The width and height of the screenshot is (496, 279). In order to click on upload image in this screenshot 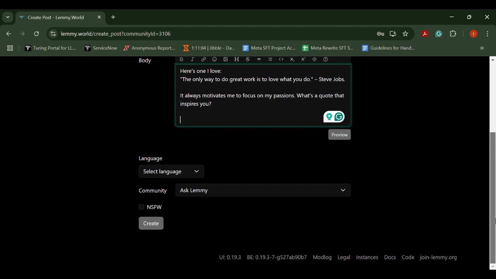, I will do `click(225, 59)`.